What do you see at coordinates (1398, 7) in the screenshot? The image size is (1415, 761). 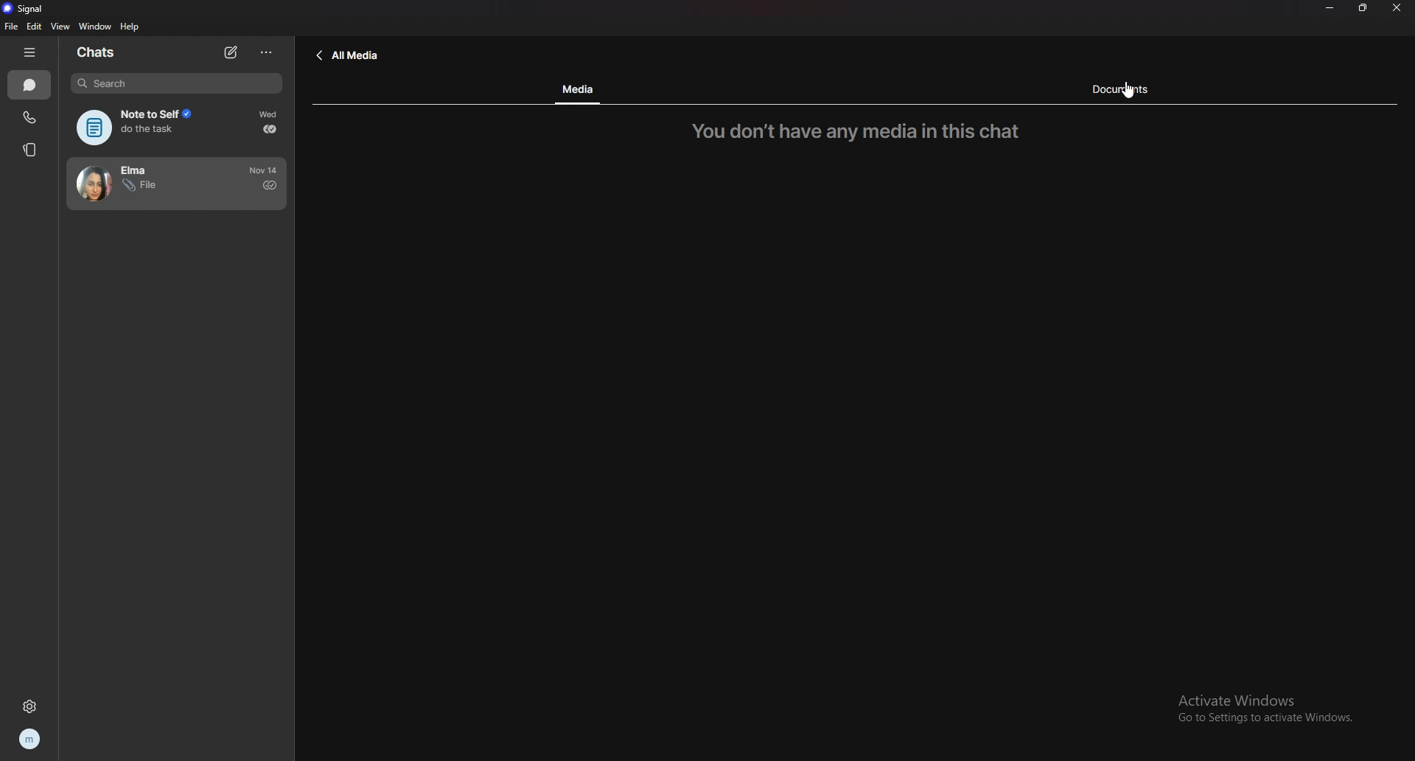 I see `close` at bounding box center [1398, 7].